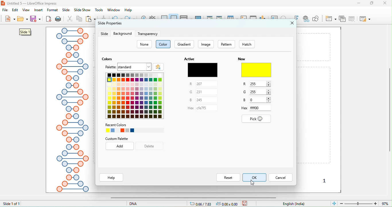  What do you see at coordinates (215, 204) in the screenshot?
I see `cursor position changed` at bounding box center [215, 204].